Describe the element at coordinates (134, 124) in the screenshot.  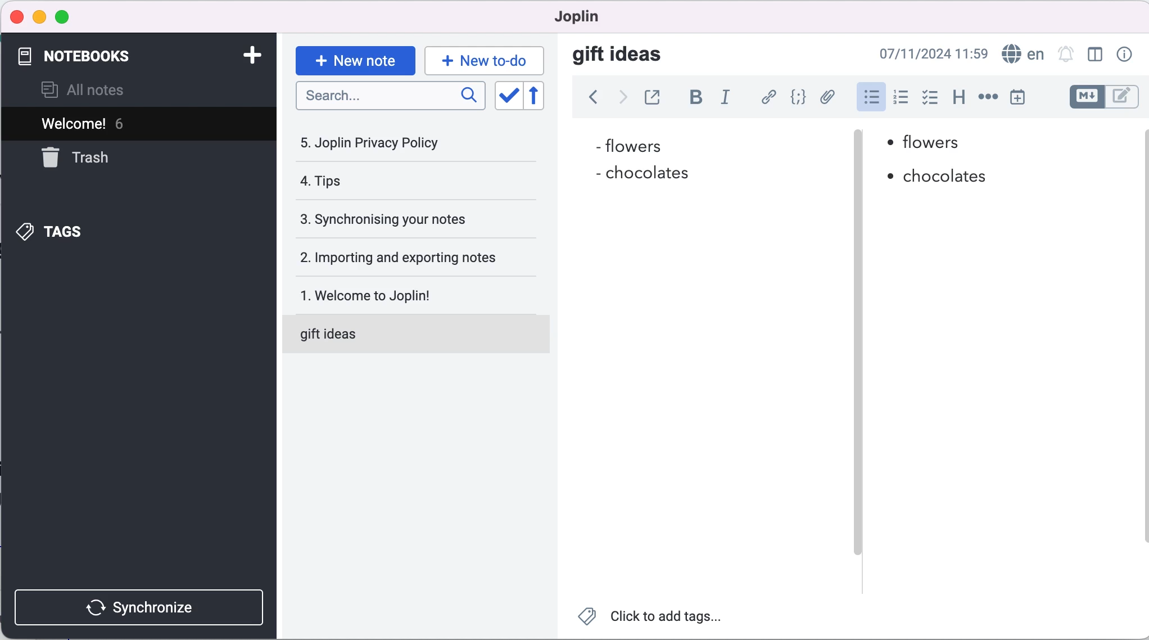
I see `welcome! 6` at that location.